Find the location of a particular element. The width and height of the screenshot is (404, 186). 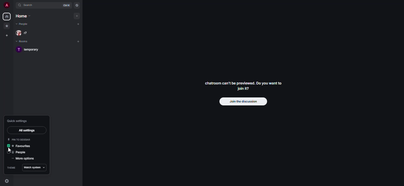

temporary is located at coordinates (29, 50).